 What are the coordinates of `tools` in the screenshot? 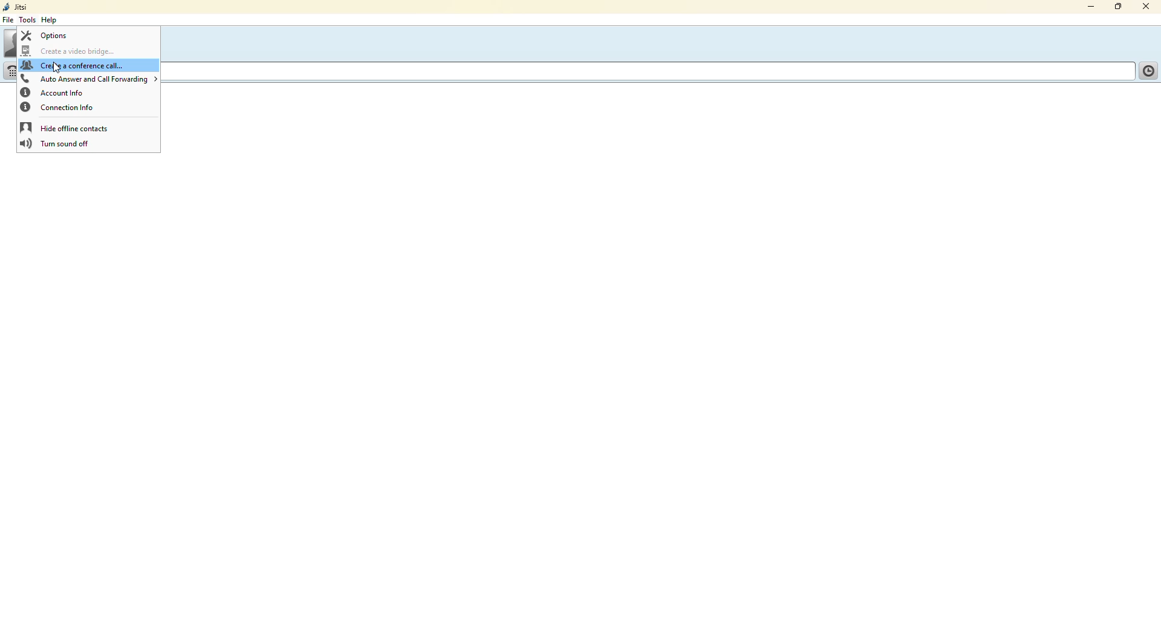 It's located at (28, 20).